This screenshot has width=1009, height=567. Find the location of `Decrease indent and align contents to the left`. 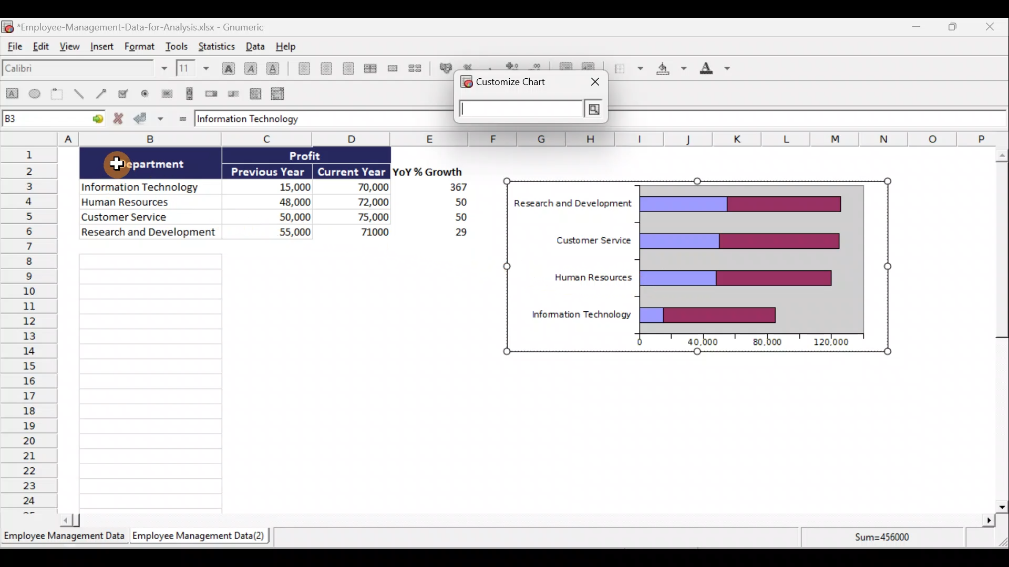

Decrease indent and align contents to the left is located at coordinates (563, 65).